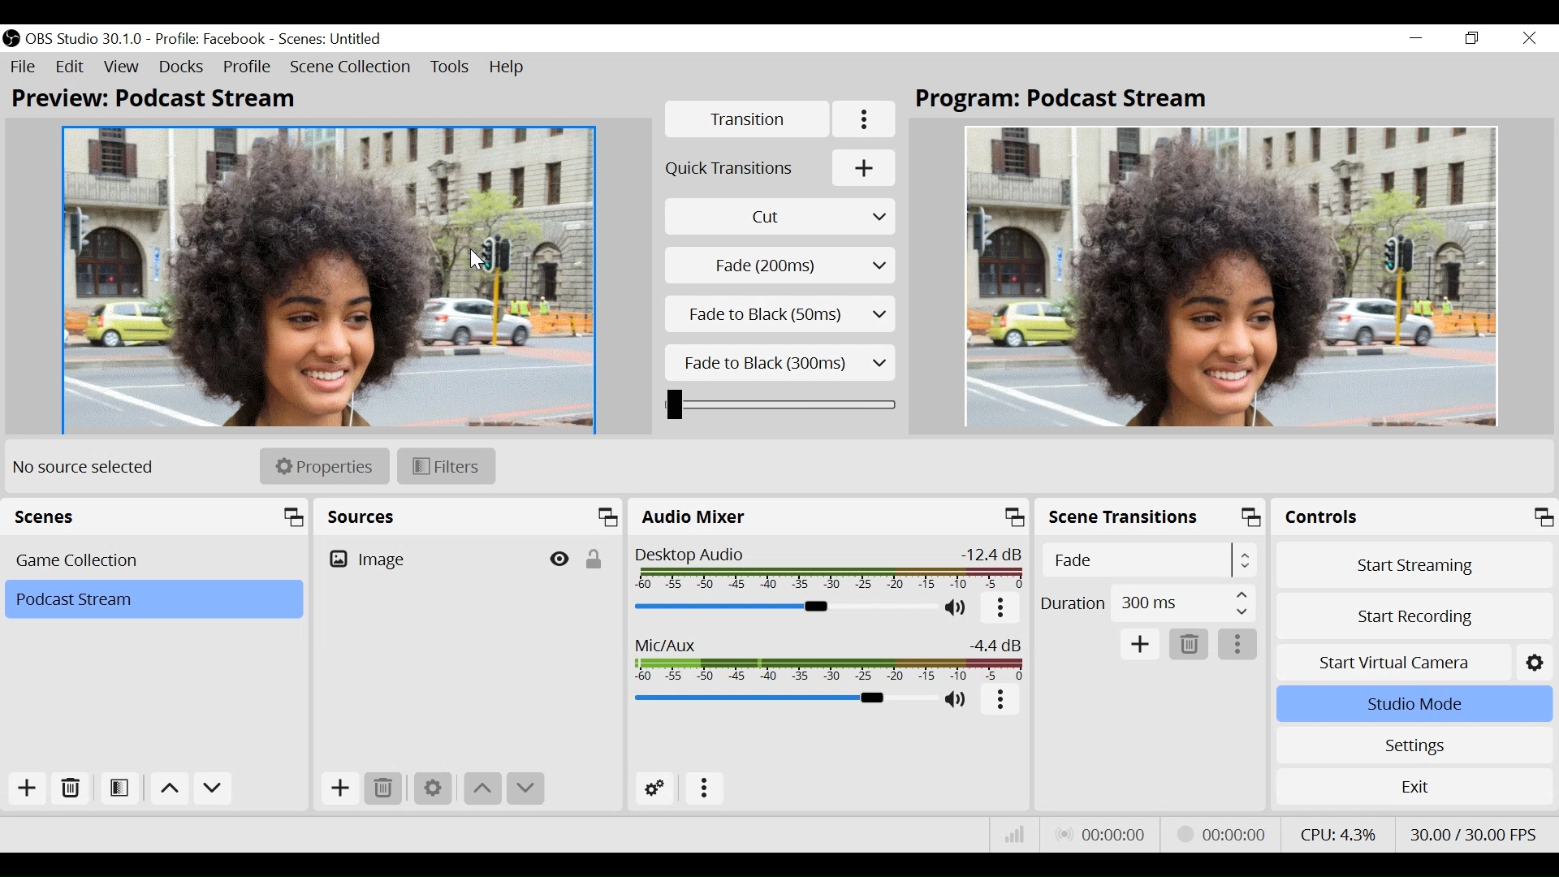 Image resolution: width=1559 pixels, height=877 pixels. Describe the element at coordinates (780, 404) in the screenshot. I see `Duration Slider` at that location.